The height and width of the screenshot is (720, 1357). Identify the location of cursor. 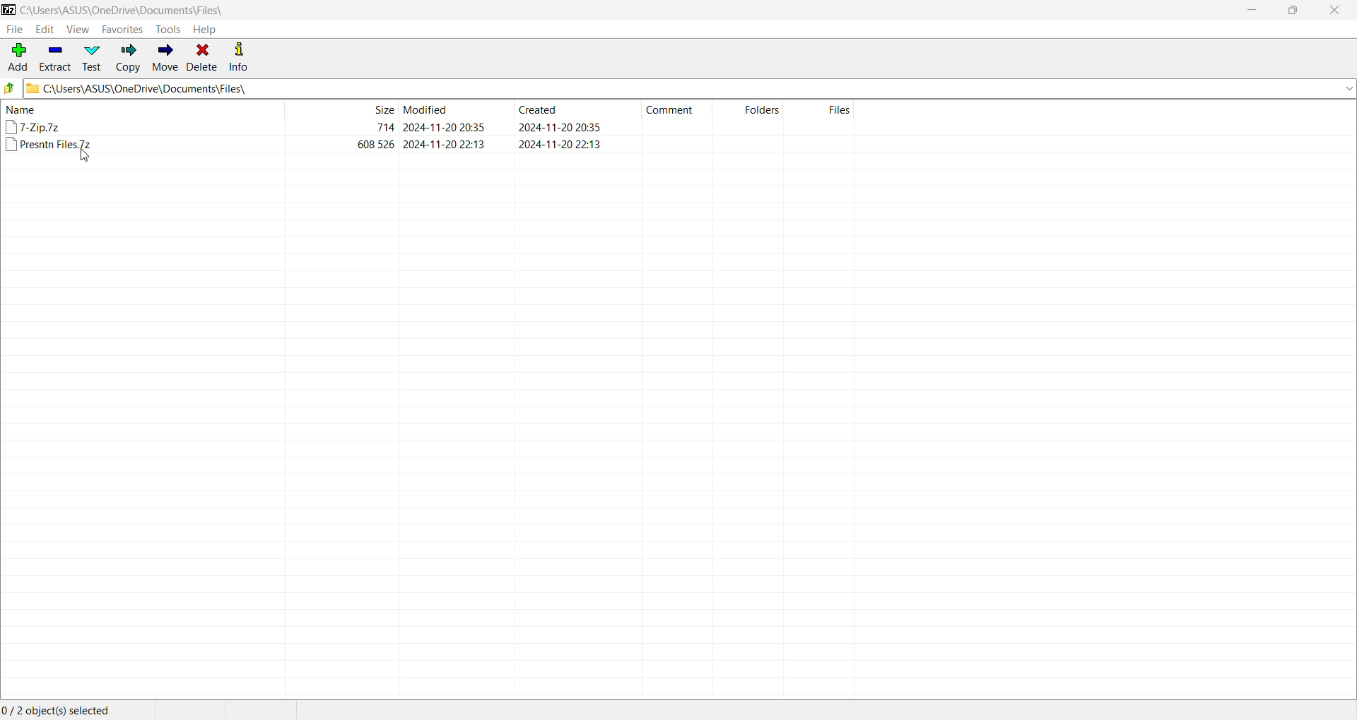
(84, 155).